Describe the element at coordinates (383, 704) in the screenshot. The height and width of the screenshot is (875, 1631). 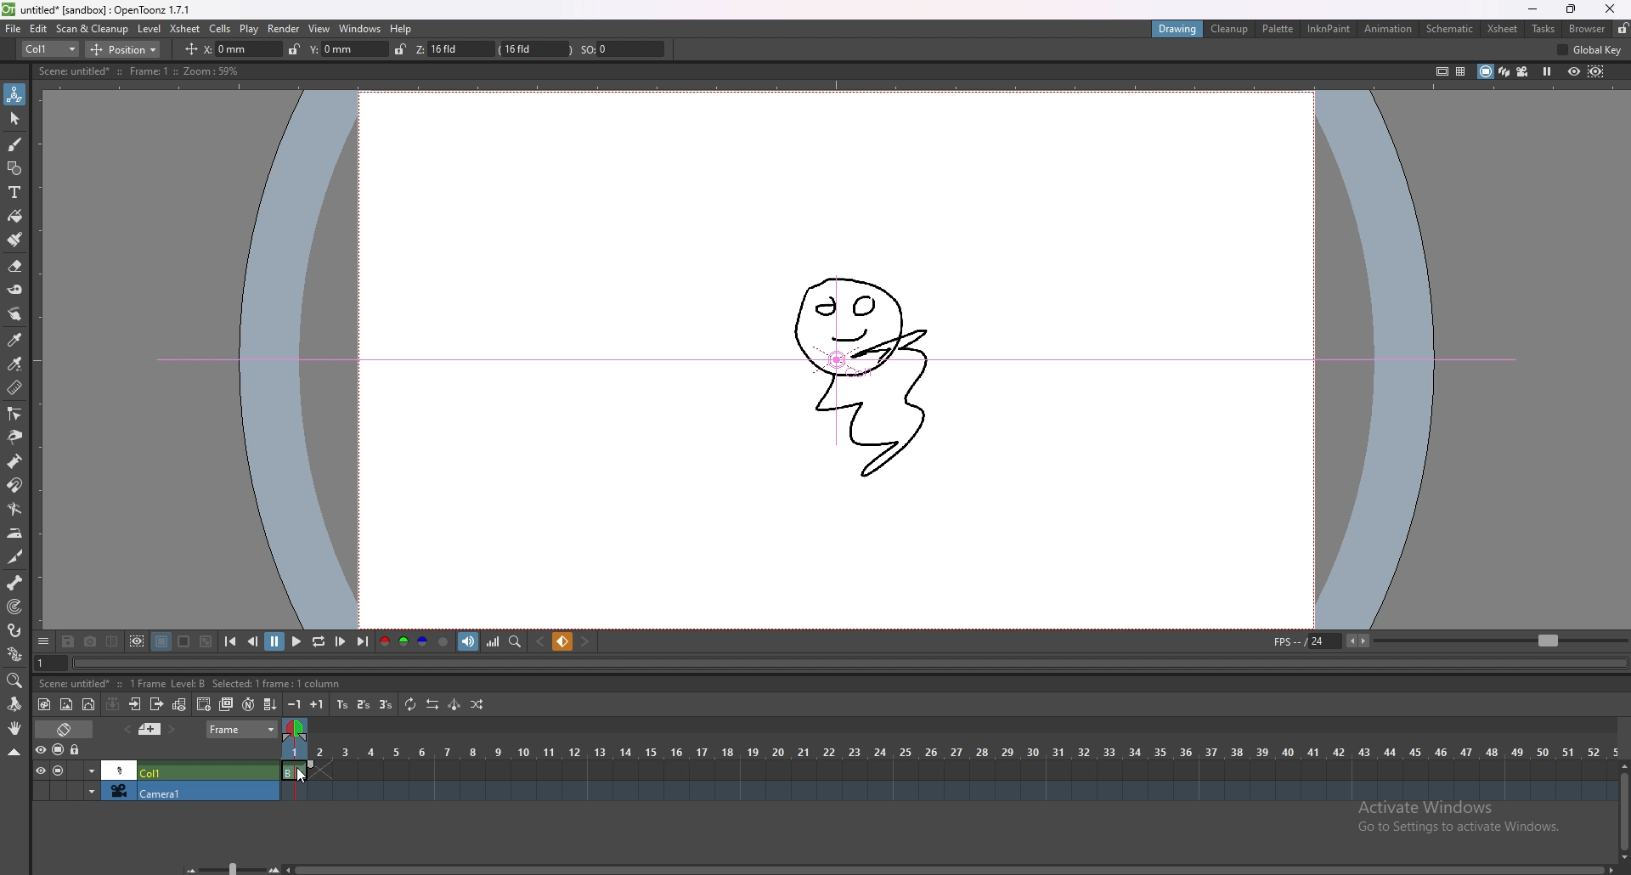
I see `reframe on 3s` at that location.